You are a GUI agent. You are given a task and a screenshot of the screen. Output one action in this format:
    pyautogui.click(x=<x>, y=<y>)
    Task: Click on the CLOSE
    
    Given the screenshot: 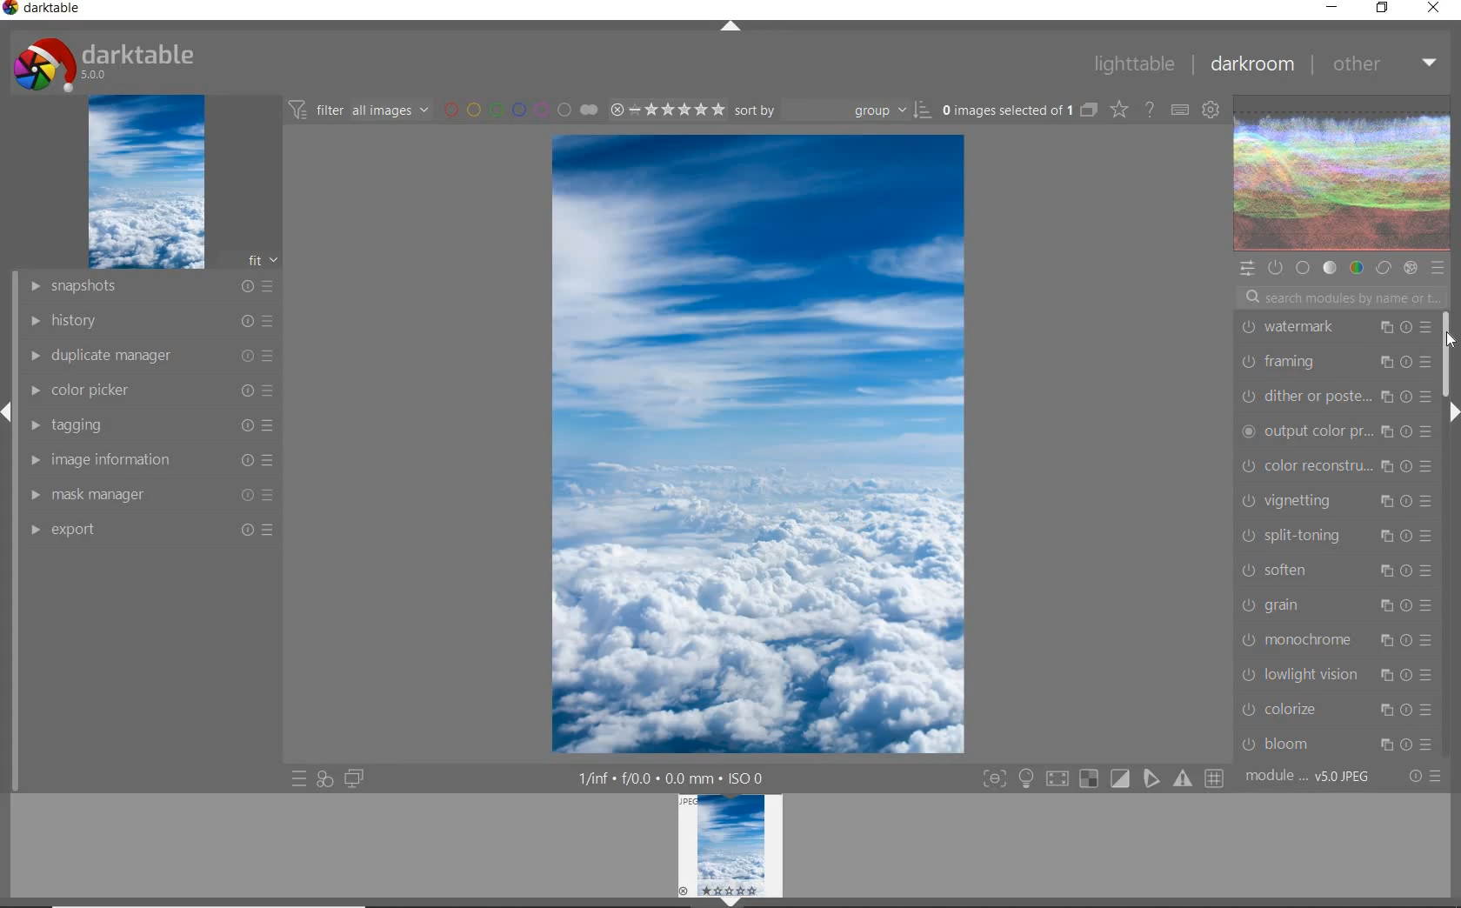 What is the action you would take?
    pyautogui.click(x=1434, y=9)
    